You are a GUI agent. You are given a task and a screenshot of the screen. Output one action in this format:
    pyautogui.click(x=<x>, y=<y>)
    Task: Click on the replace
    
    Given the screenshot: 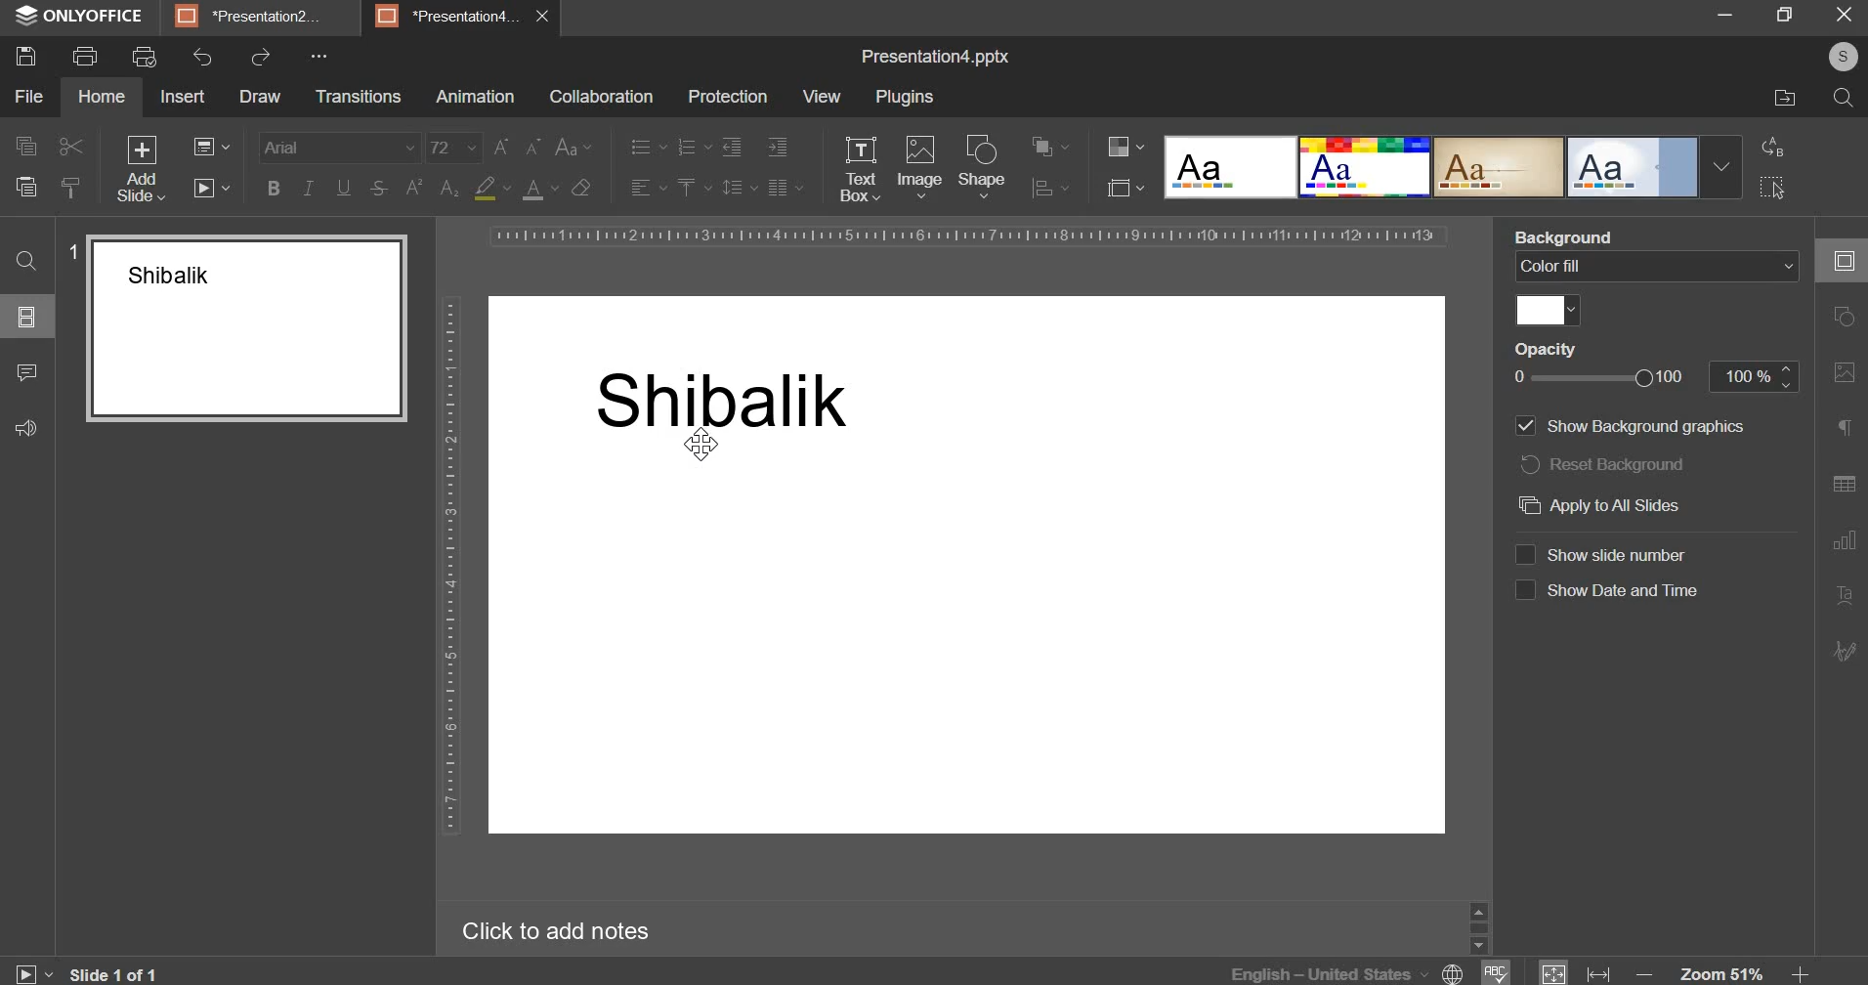 What is the action you would take?
    pyautogui.click(x=1777, y=148)
    